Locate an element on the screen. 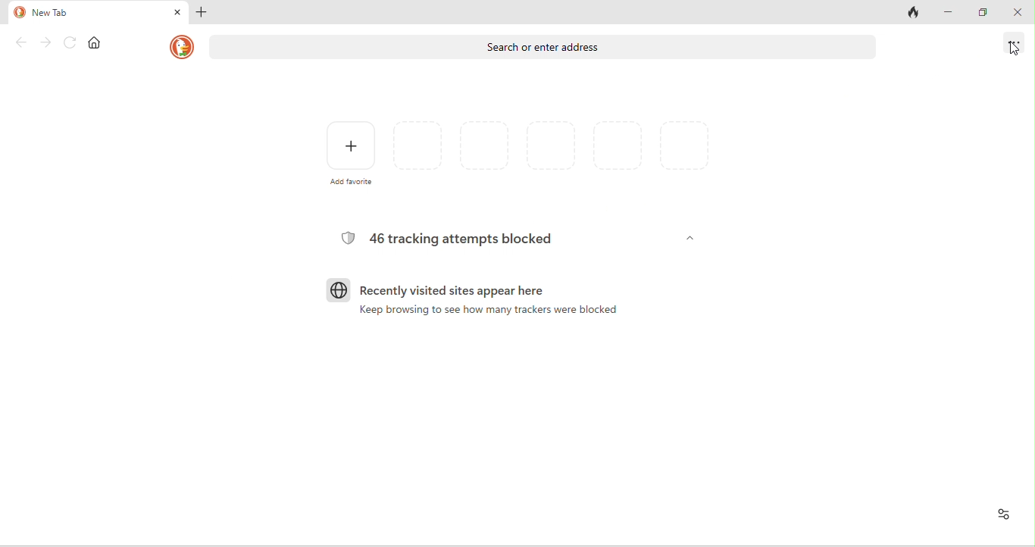  duck duck go logo is located at coordinates (182, 45).